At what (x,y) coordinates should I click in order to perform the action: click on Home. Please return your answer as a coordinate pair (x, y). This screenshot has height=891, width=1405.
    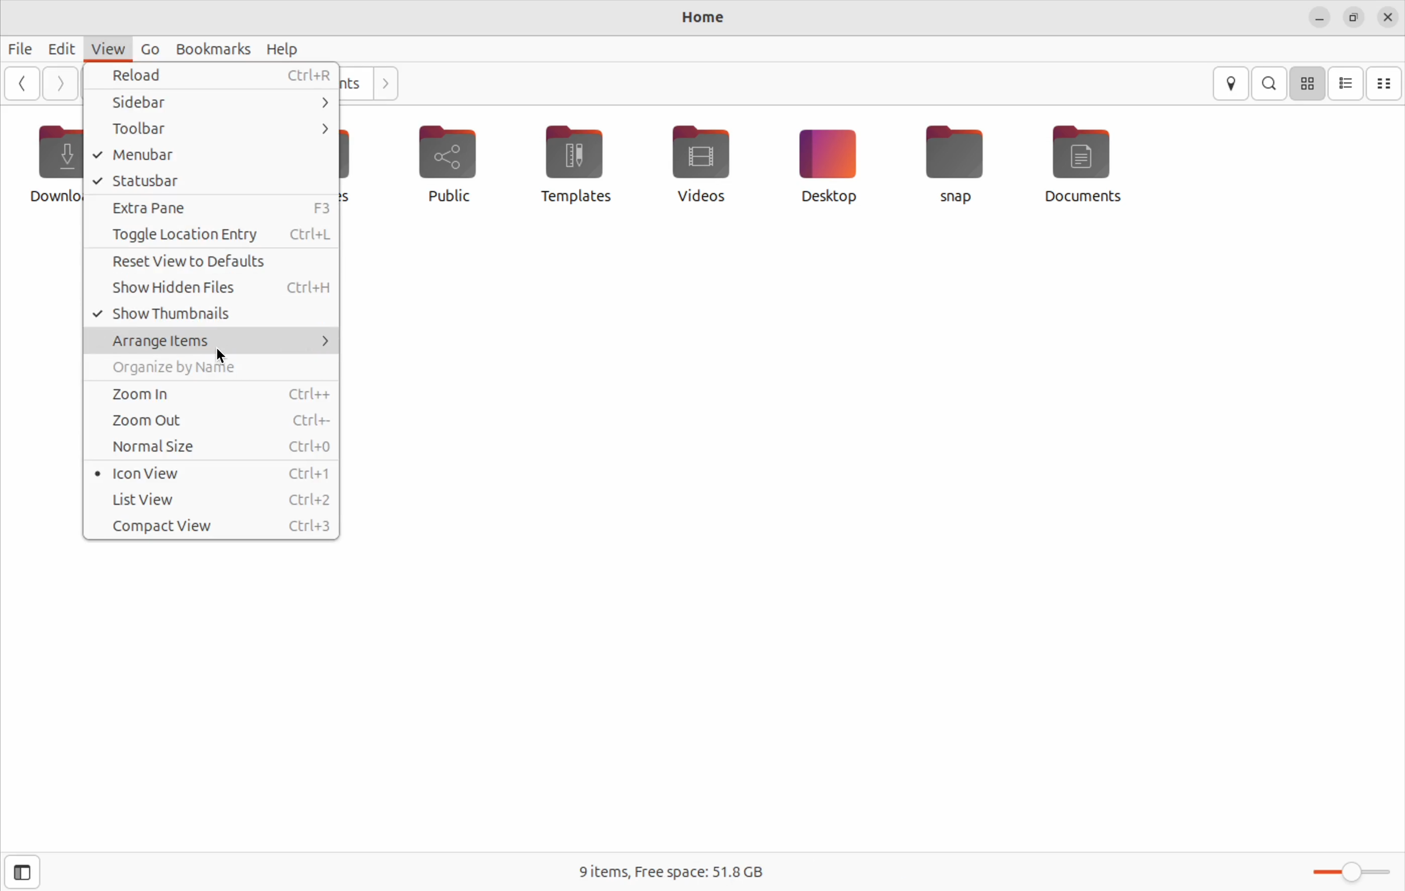
    Looking at the image, I should click on (704, 16).